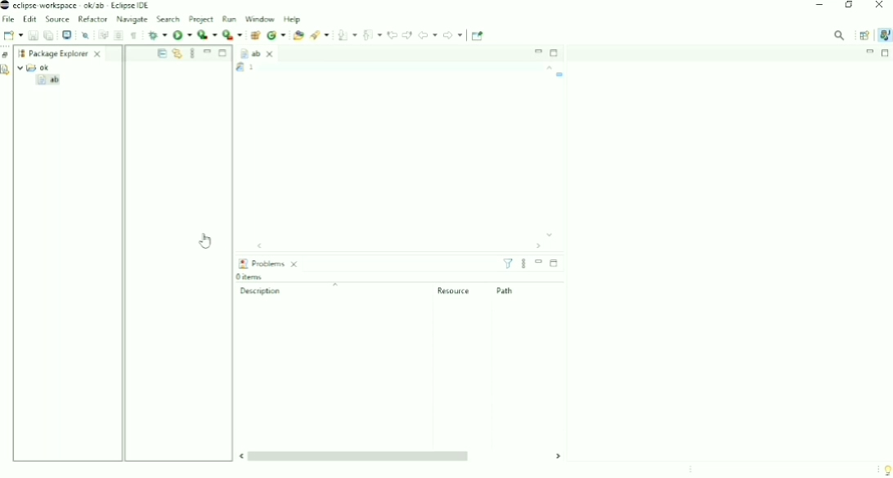 The width and height of the screenshot is (893, 478). I want to click on Minimize, so click(537, 51).